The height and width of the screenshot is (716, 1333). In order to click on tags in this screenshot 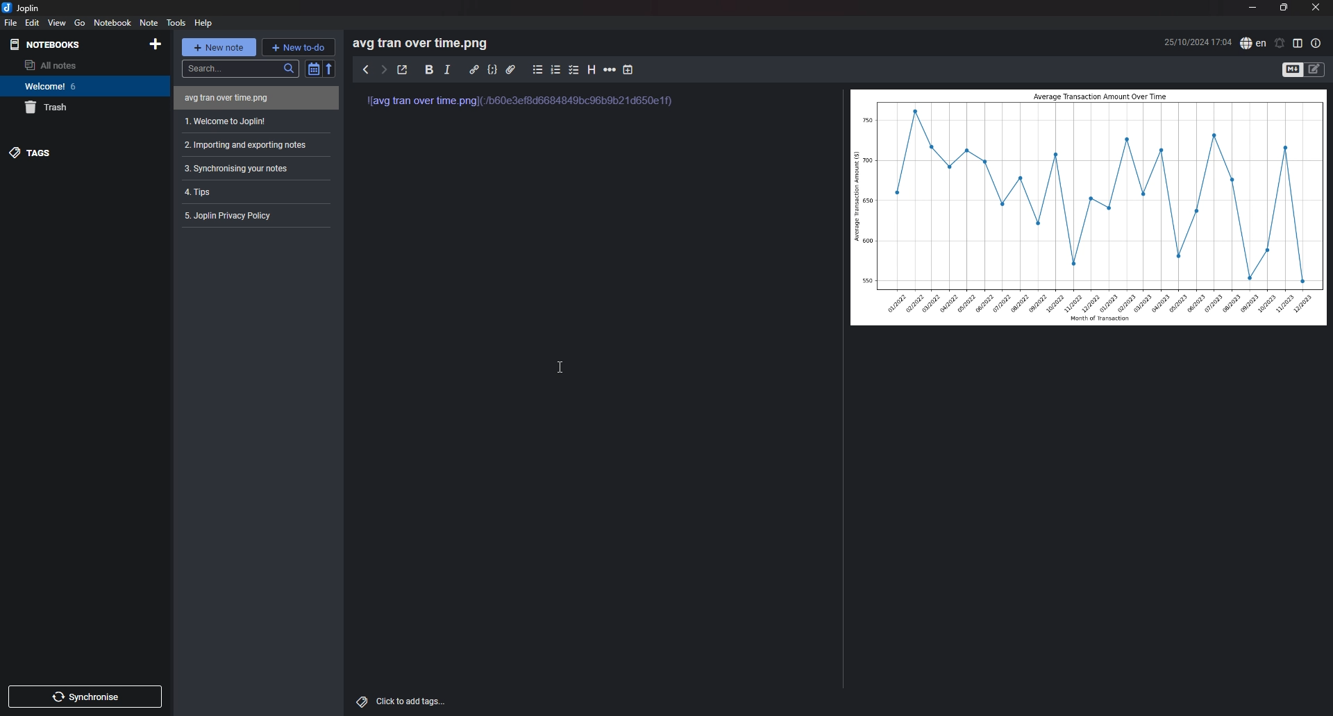, I will do `click(78, 153)`.